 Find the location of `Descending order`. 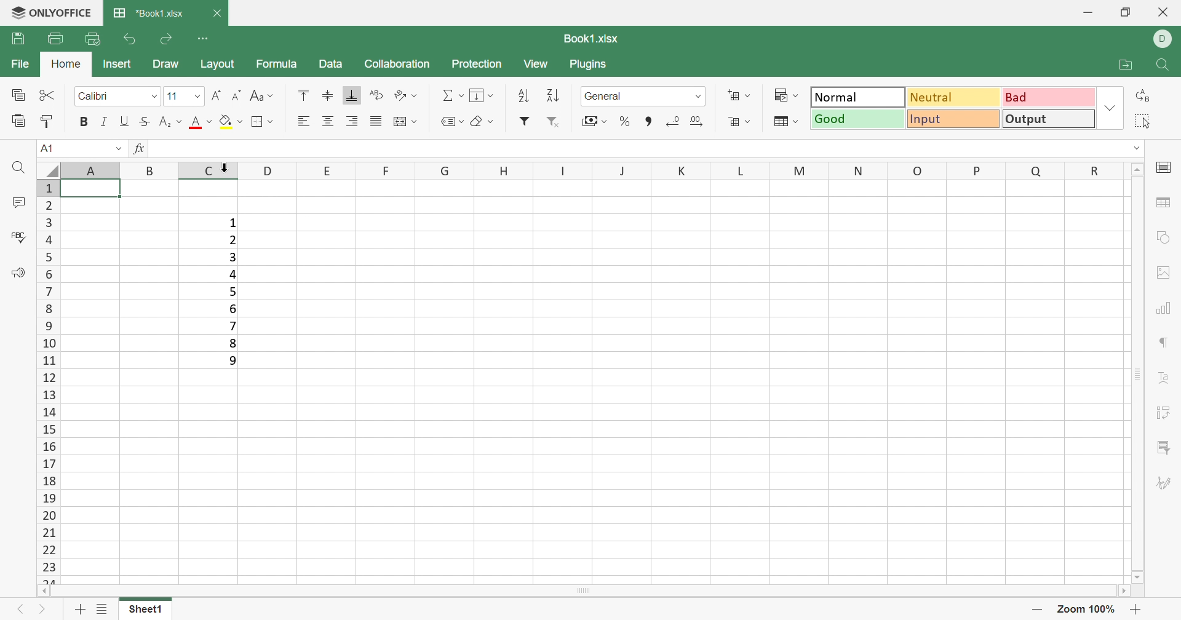

Descending order is located at coordinates (551, 94).